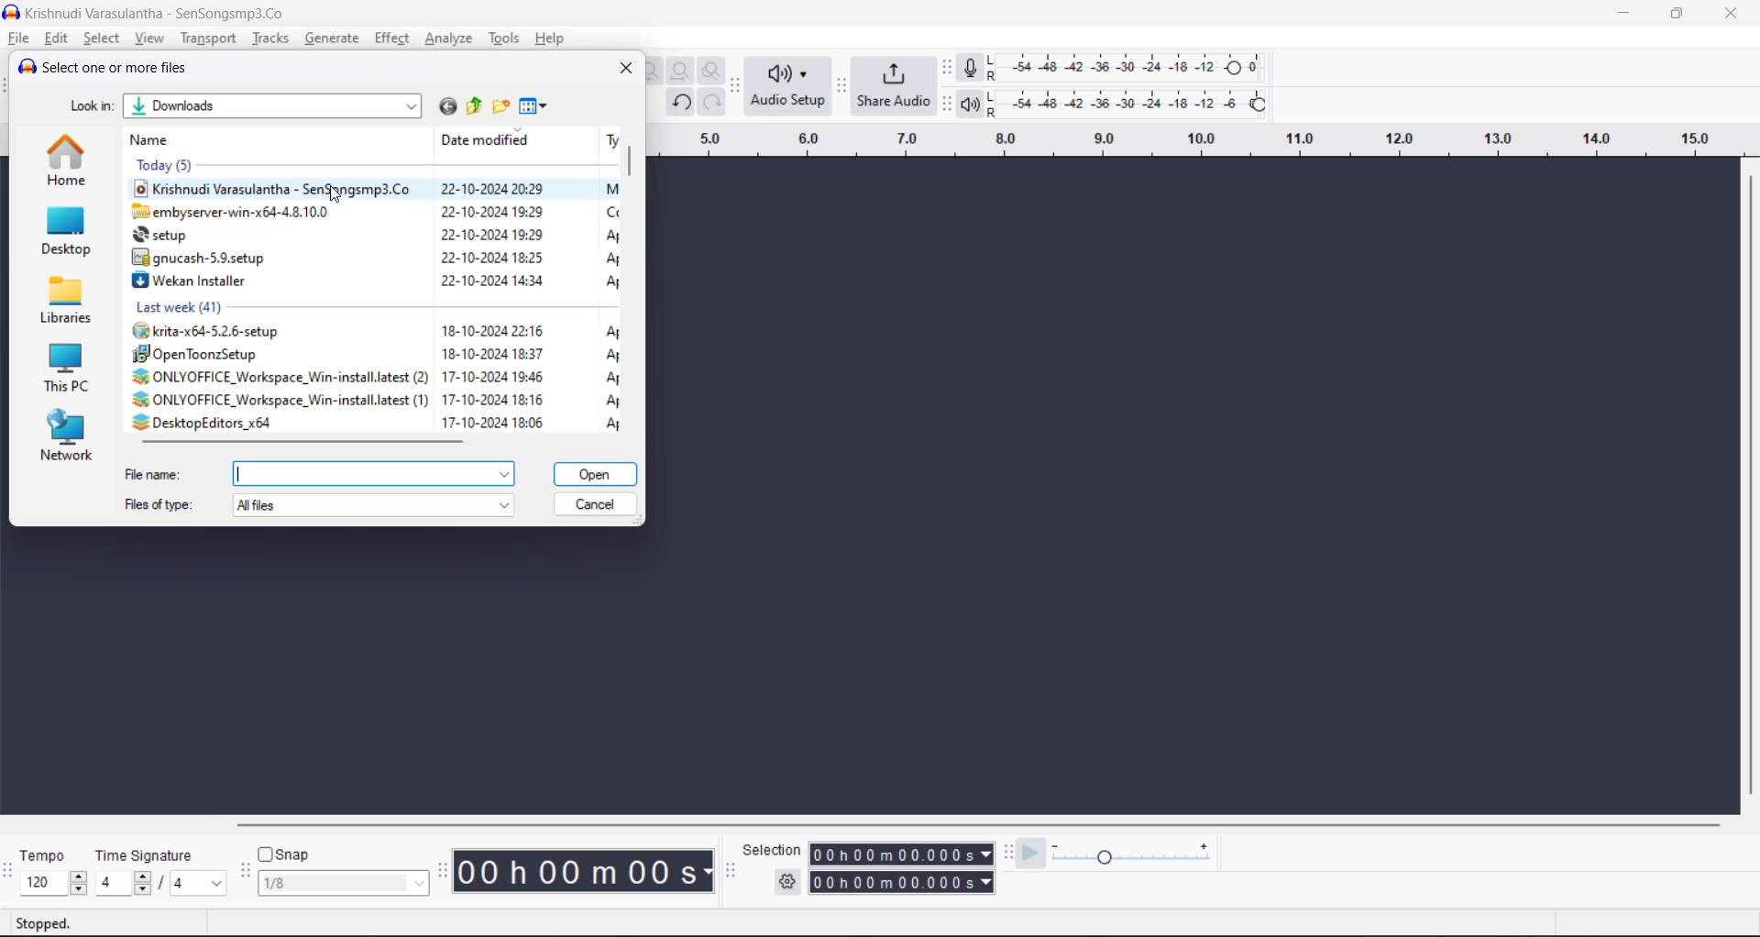 This screenshot has width=1760, height=937. I want to click on analyze, so click(452, 39).